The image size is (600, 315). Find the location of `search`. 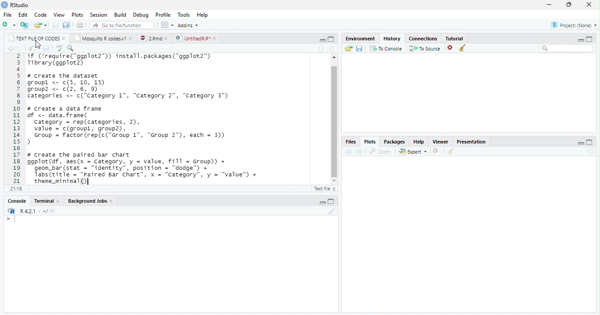

search is located at coordinates (565, 49).